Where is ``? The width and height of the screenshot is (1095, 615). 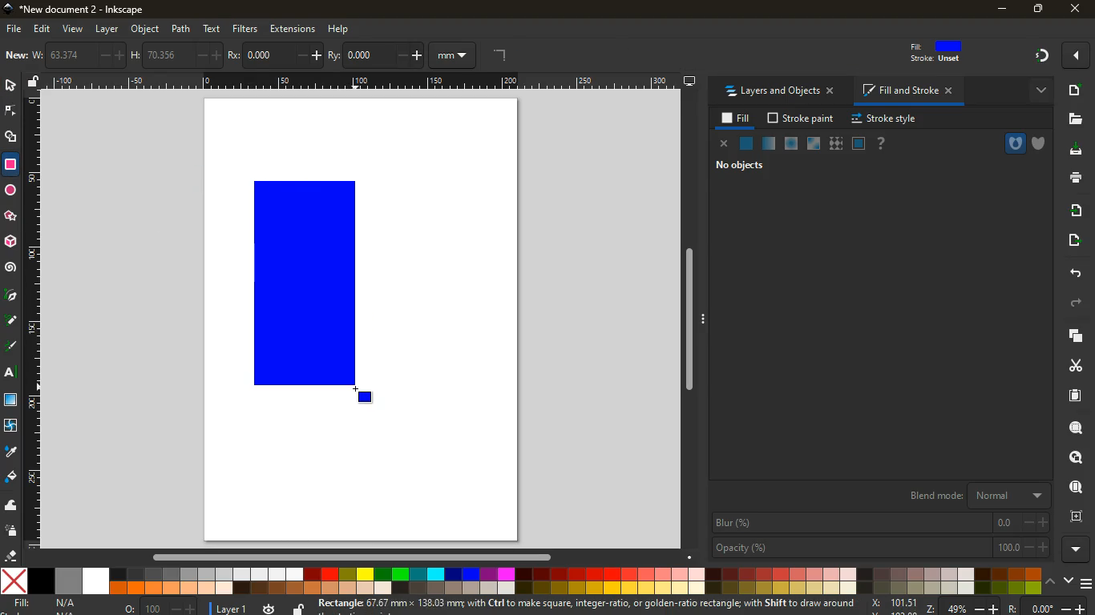
 is located at coordinates (1036, 55).